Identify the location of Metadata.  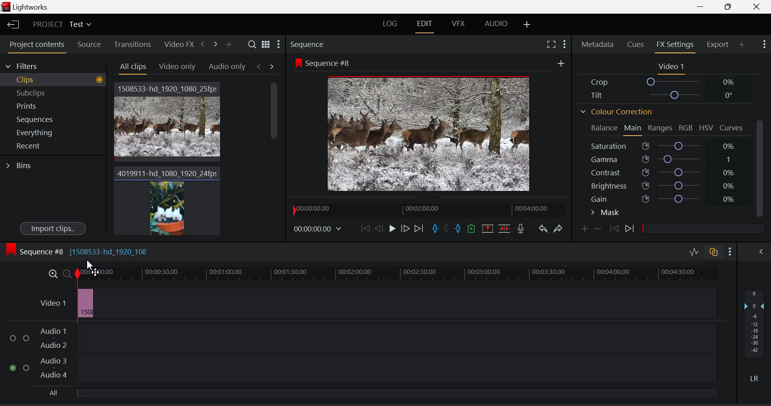
(597, 45).